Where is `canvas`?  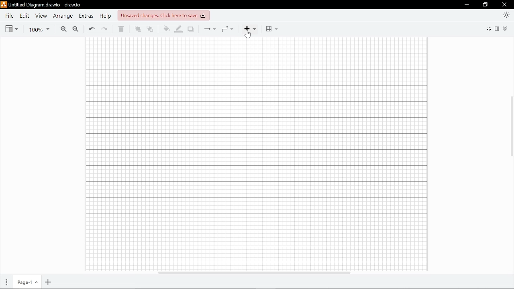 canvas is located at coordinates (257, 155).